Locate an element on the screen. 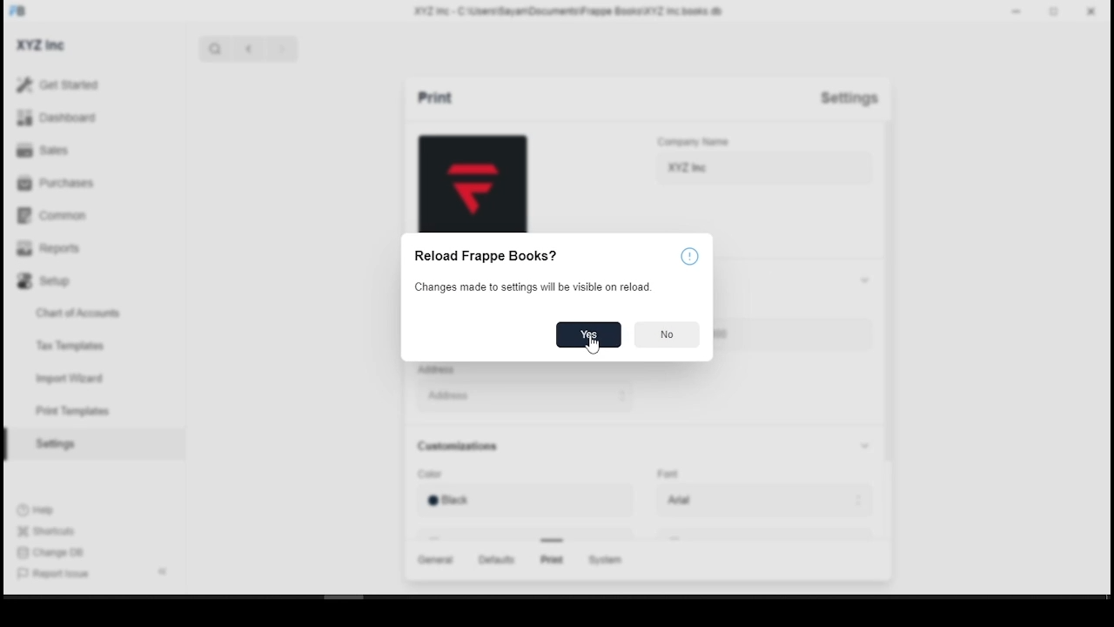  mouse pointer is located at coordinates (591, 347).